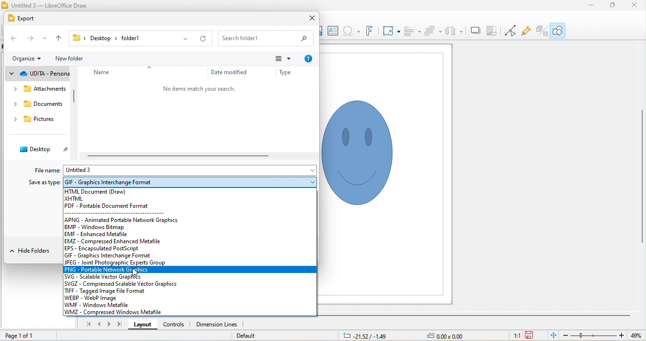  Describe the element at coordinates (132, 256) in the screenshot. I see `GIF-Graphics interchange format` at that location.